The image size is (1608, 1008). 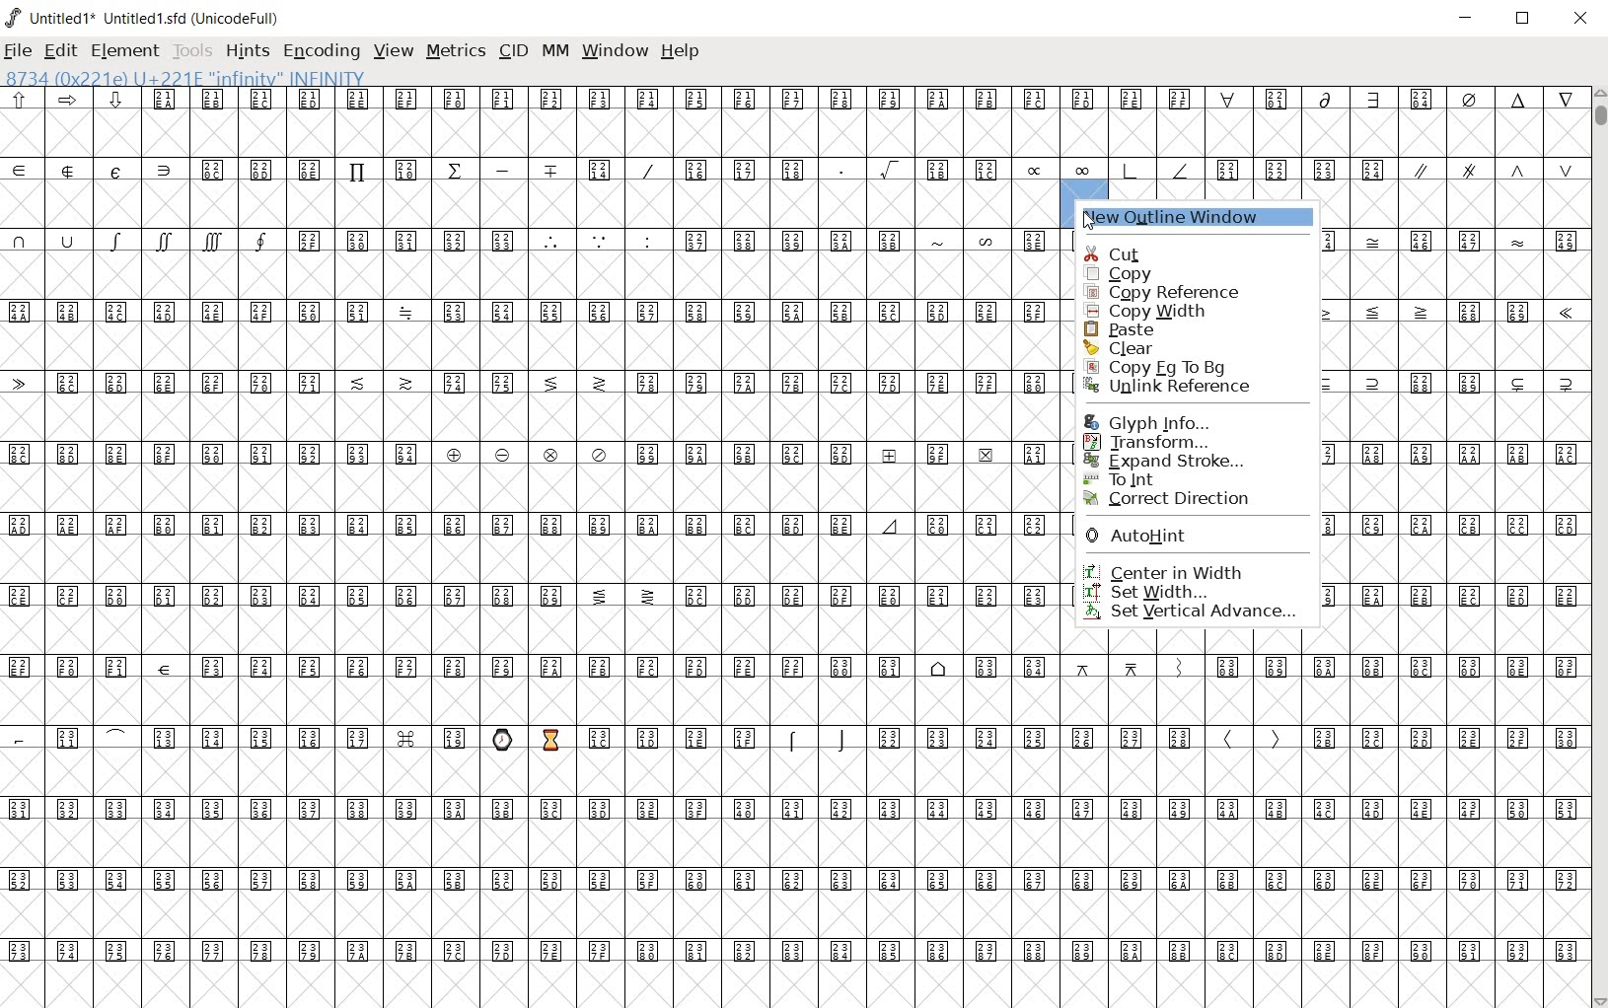 What do you see at coordinates (396, 50) in the screenshot?
I see `view` at bounding box center [396, 50].